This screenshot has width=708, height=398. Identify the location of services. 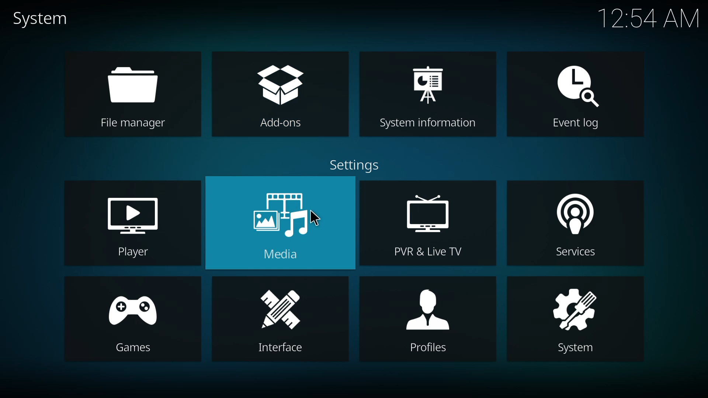
(572, 223).